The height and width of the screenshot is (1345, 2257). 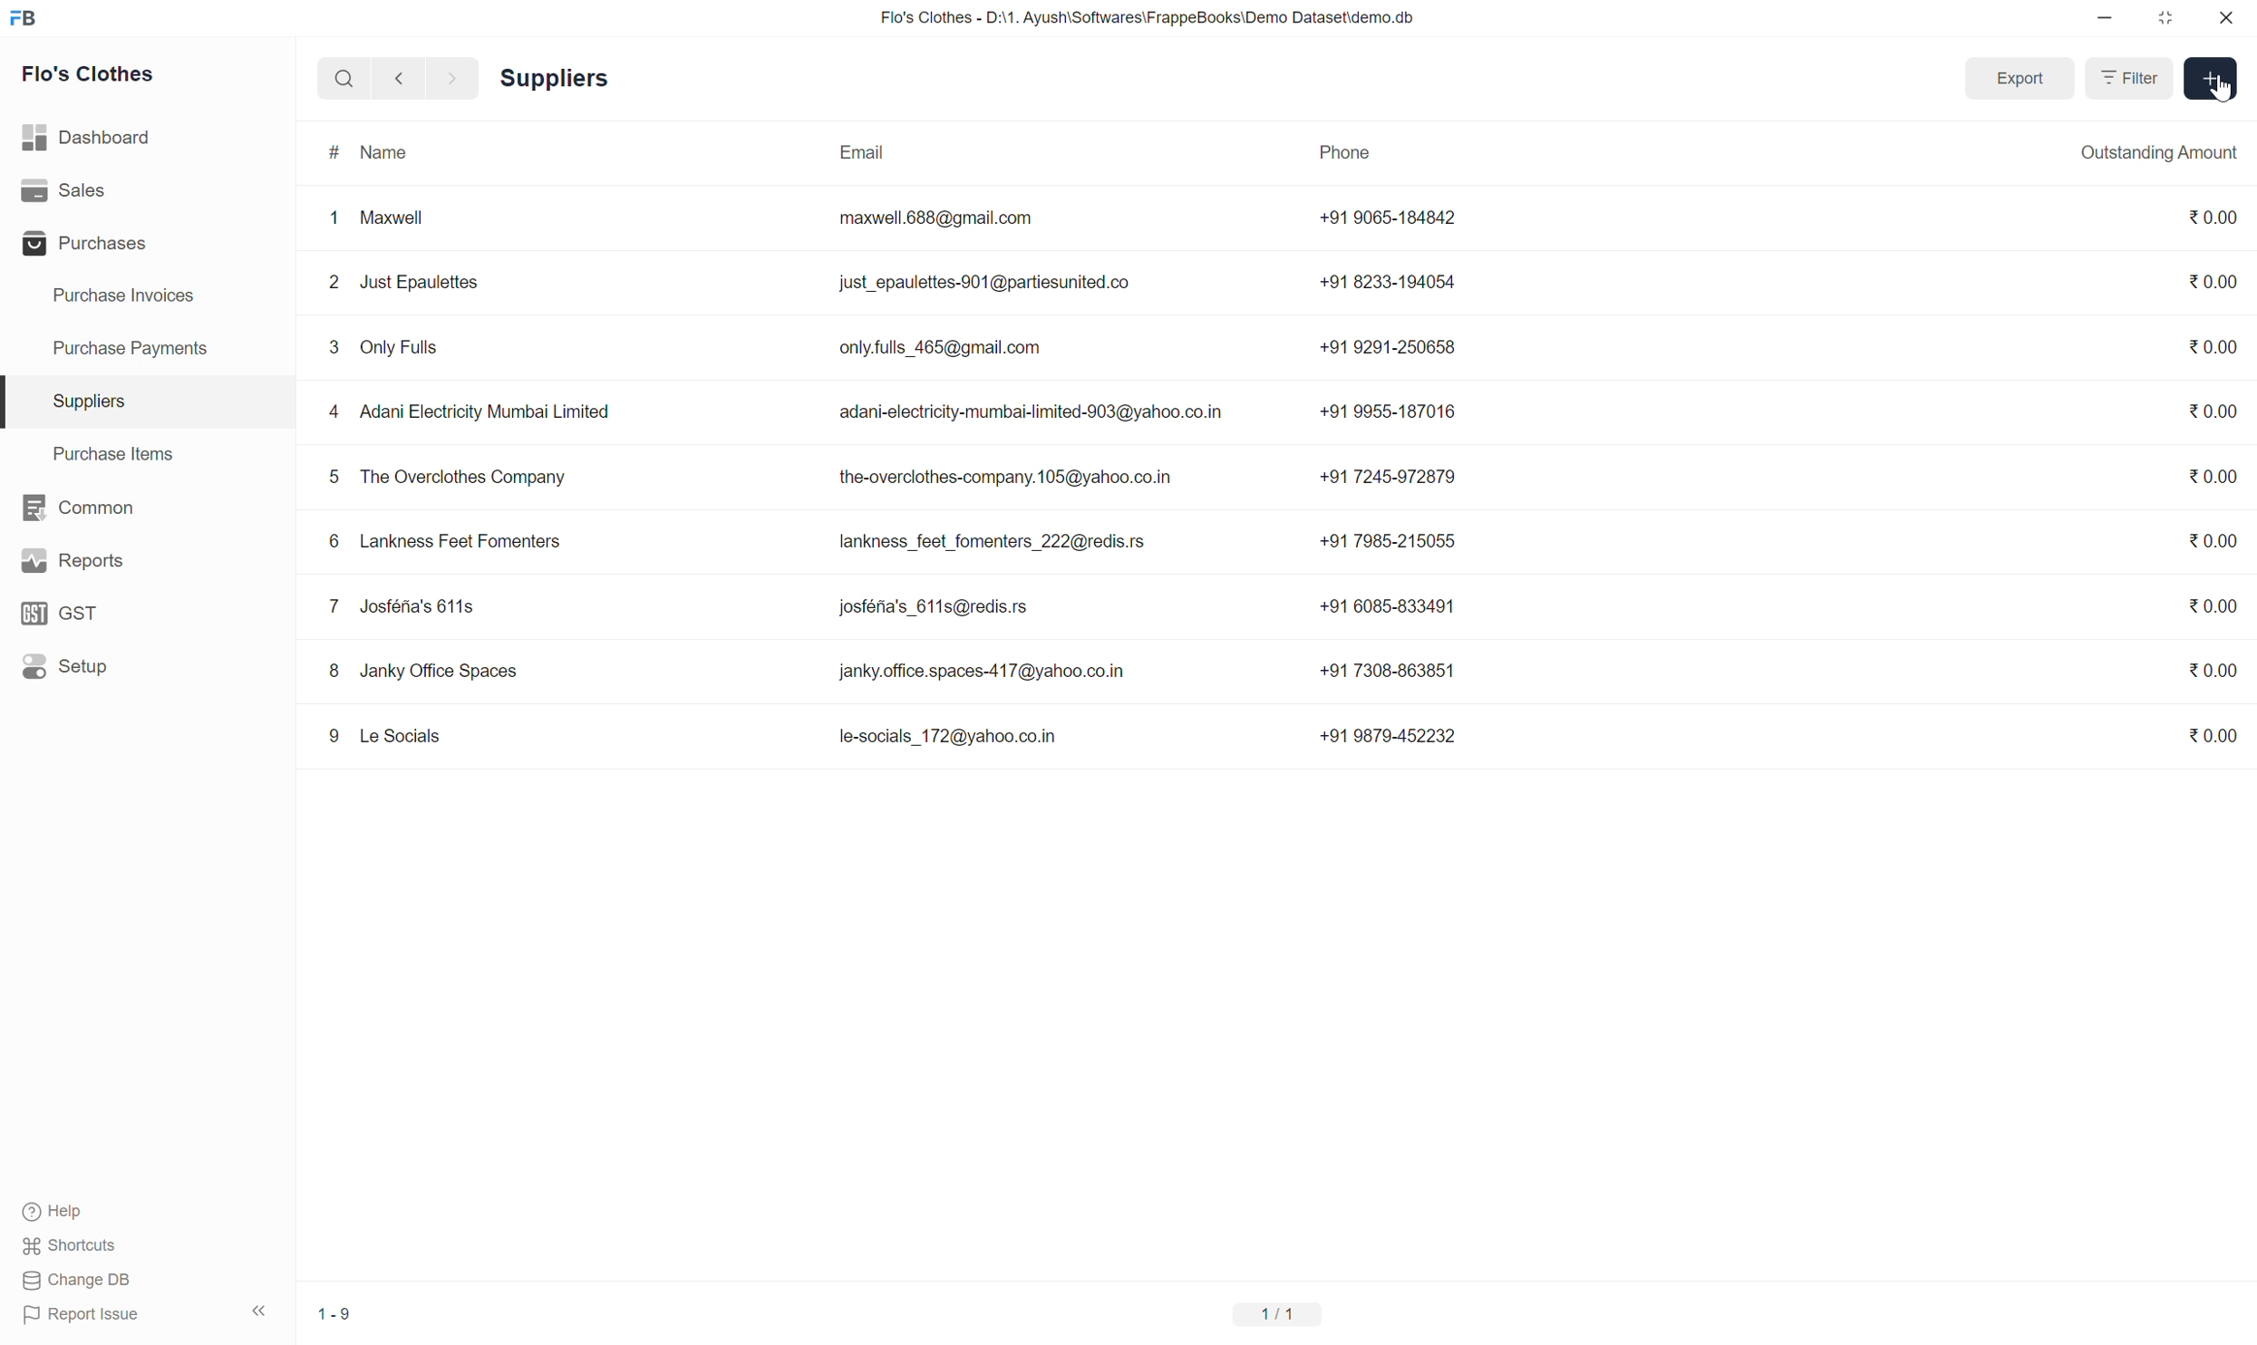 What do you see at coordinates (2213, 411) in the screenshot?
I see `0.00` at bounding box center [2213, 411].